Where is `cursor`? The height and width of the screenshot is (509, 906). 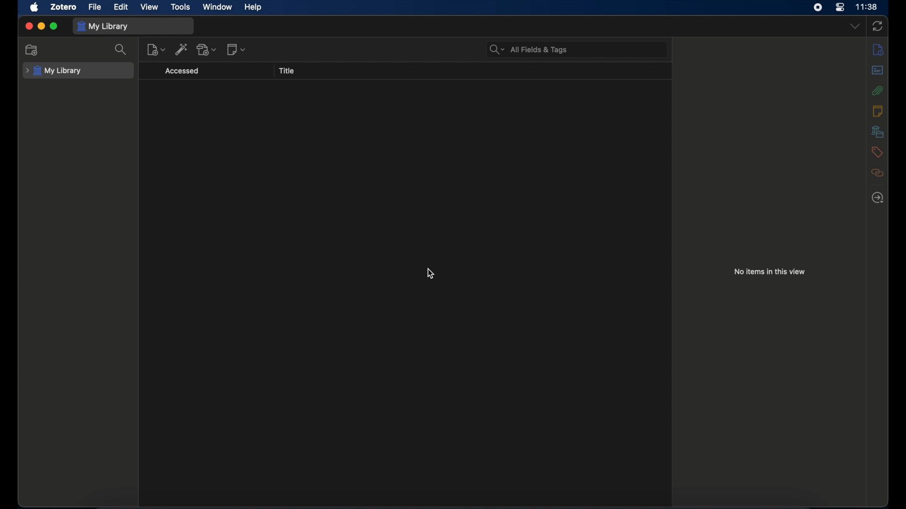 cursor is located at coordinates (430, 274).